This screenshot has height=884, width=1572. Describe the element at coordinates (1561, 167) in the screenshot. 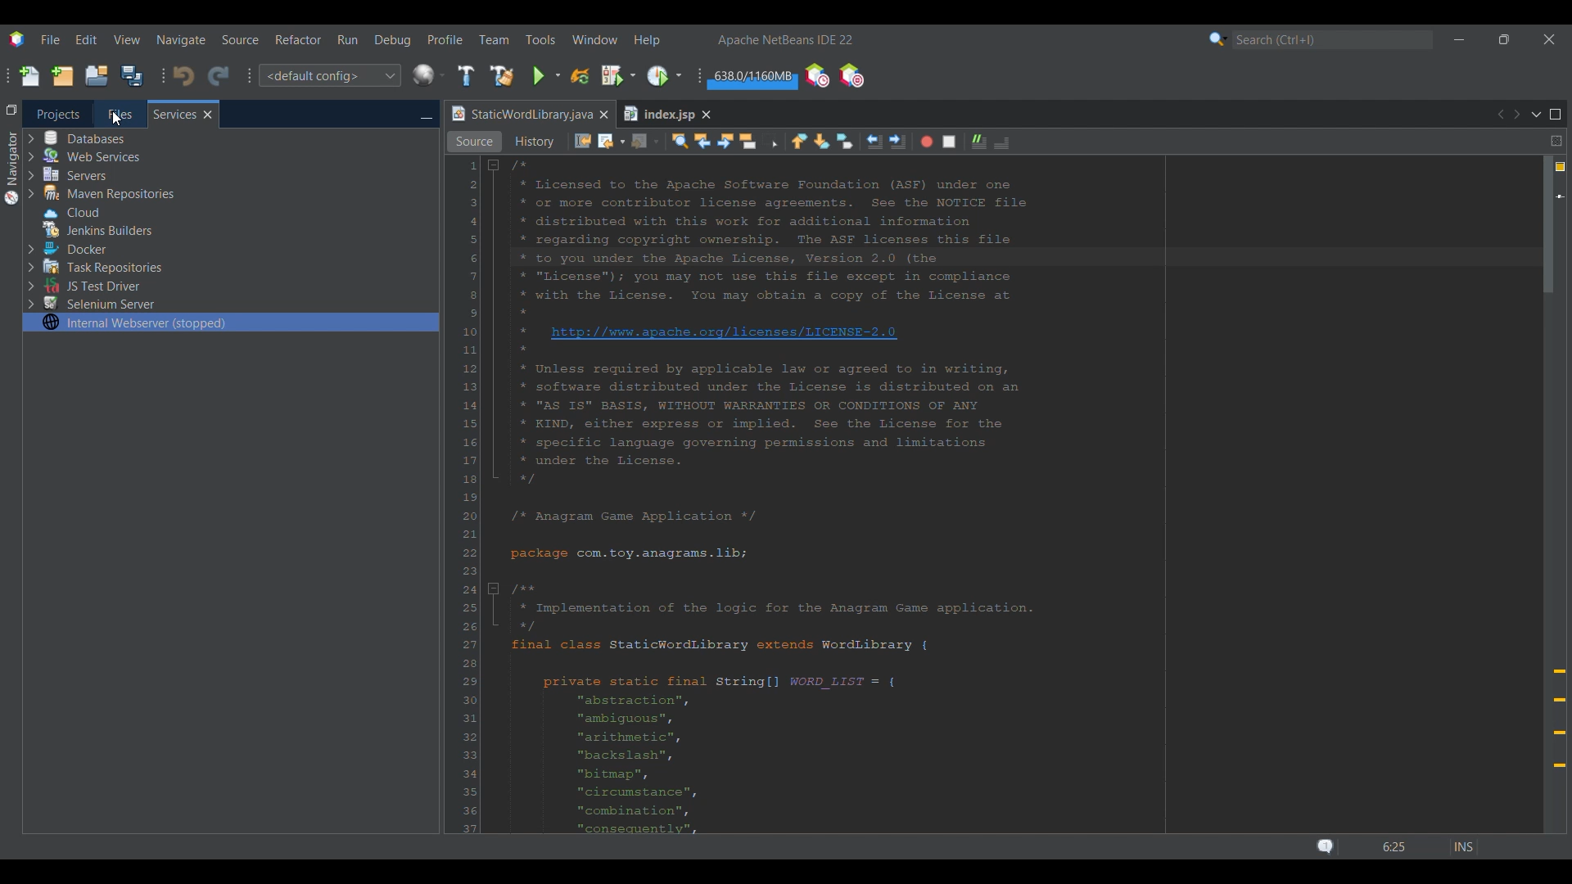

I see `No errors` at that location.